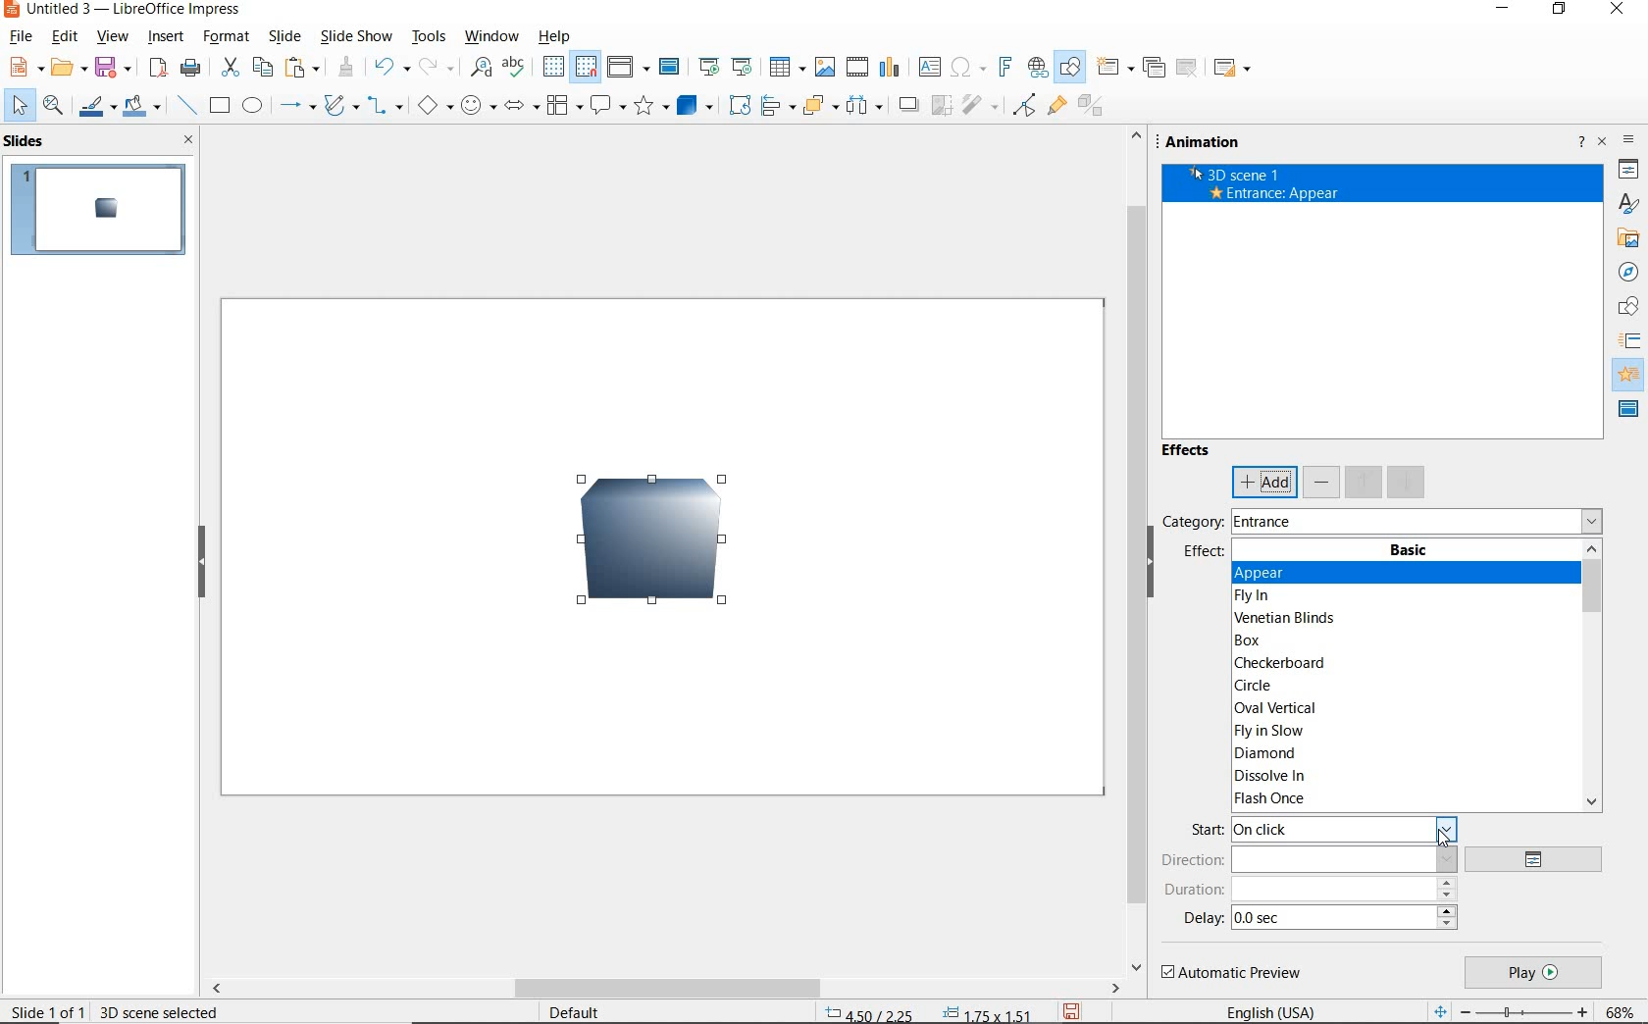  What do you see at coordinates (672, 68) in the screenshot?
I see `master slide` at bounding box center [672, 68].